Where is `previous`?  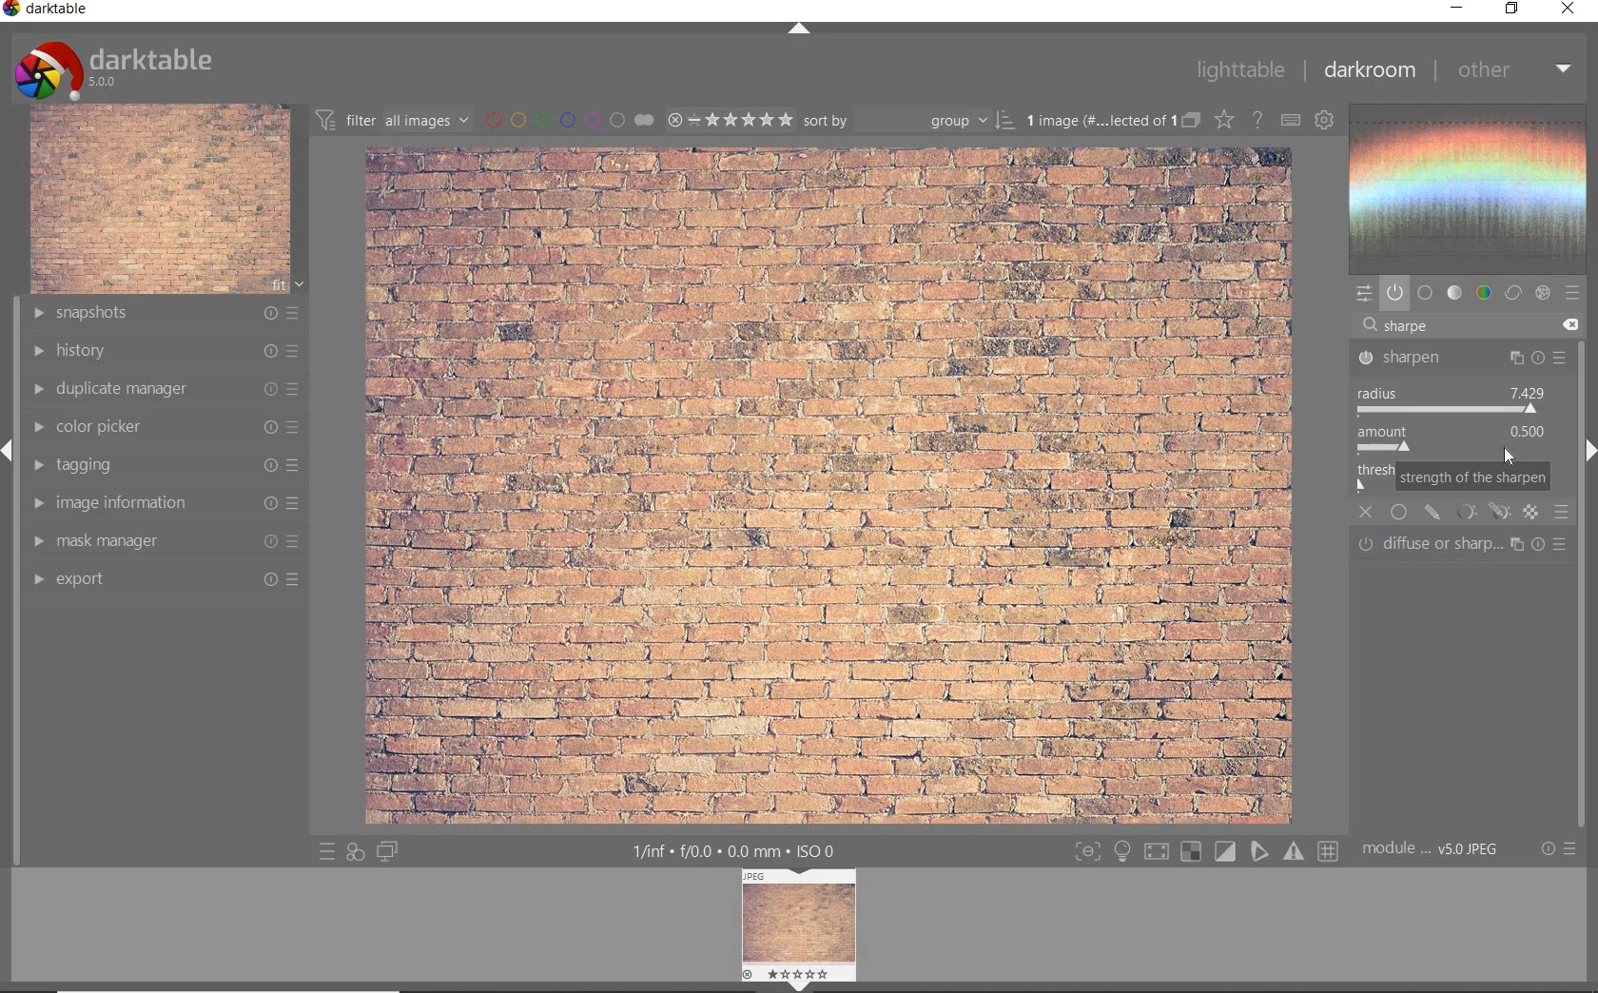 previous is located at coordinates (10, 459).